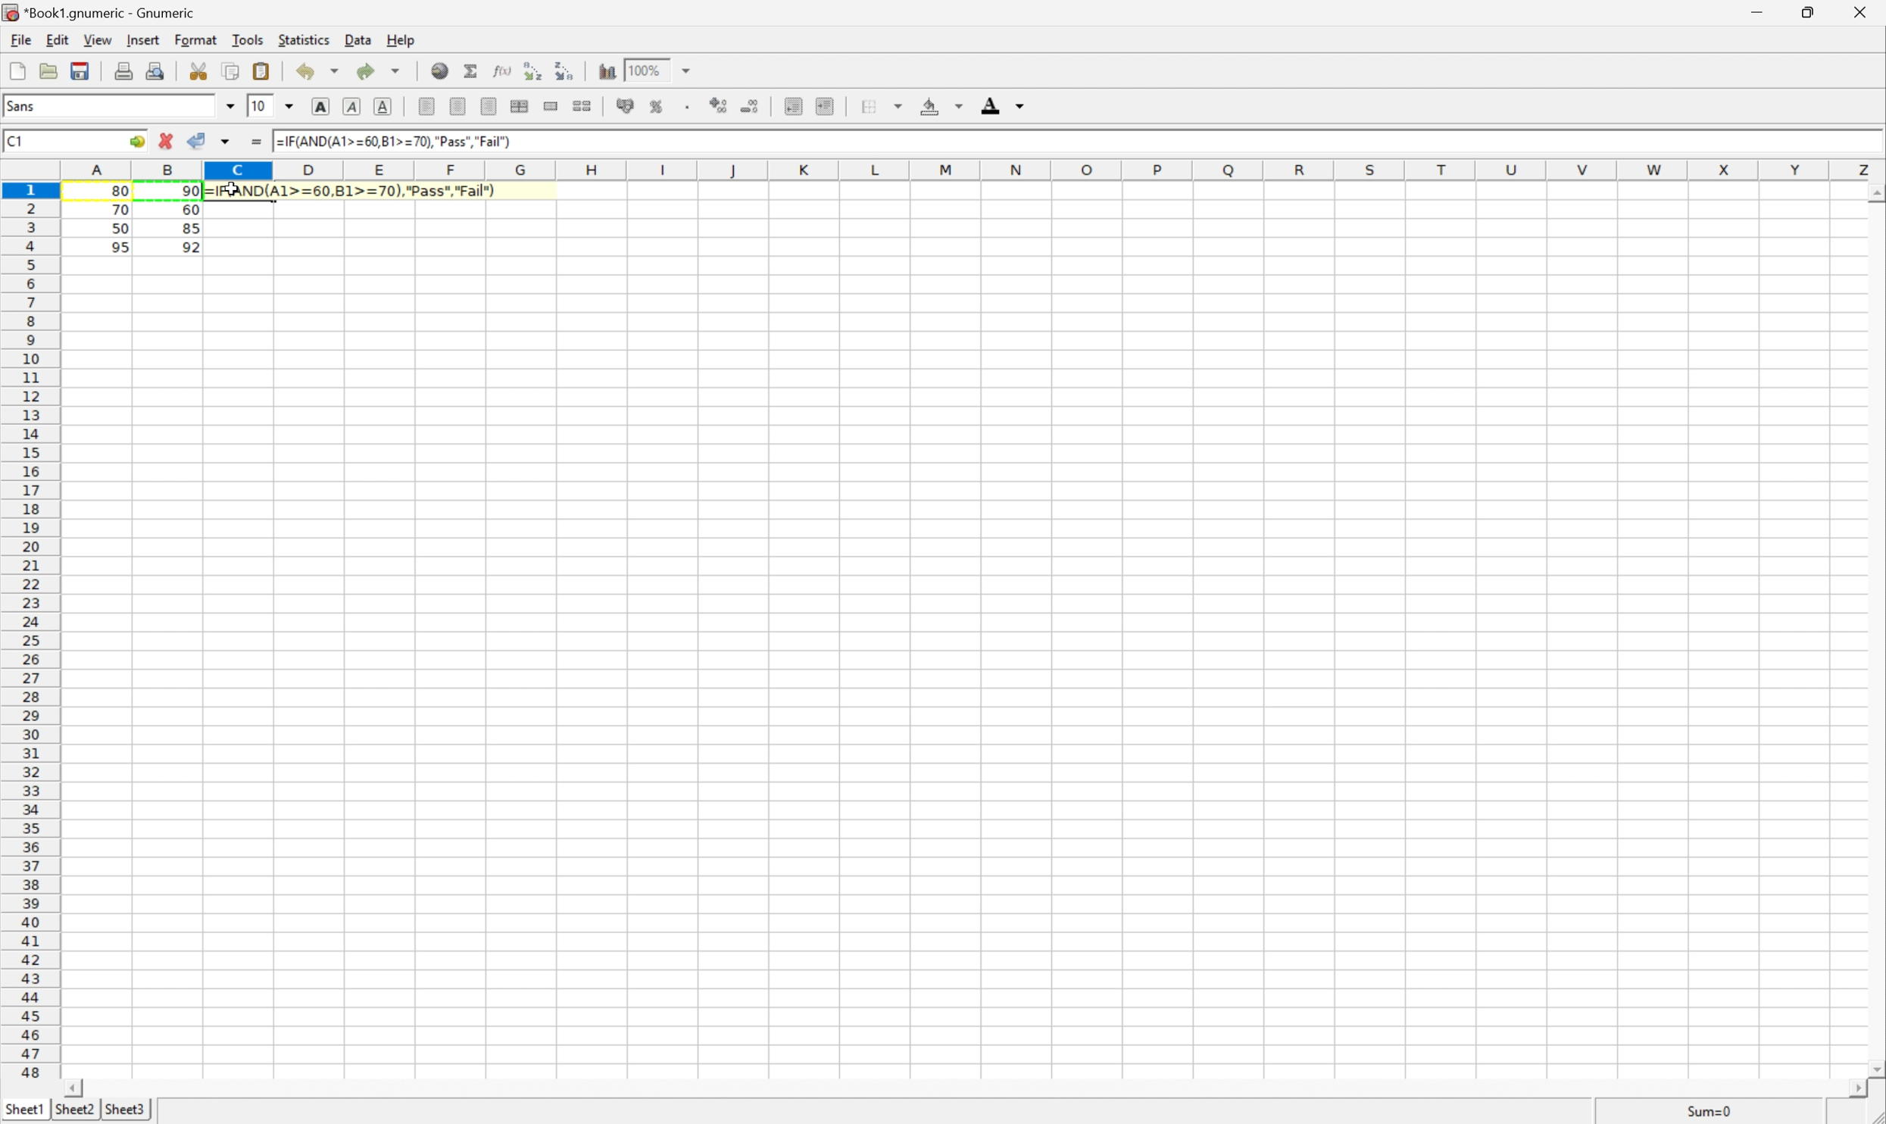 This screenshot has height=1124, width=1886. What do you see at coordinates (79, 69) in the screenshot?
I see `Save the current file` at bounding box center [79, 69].